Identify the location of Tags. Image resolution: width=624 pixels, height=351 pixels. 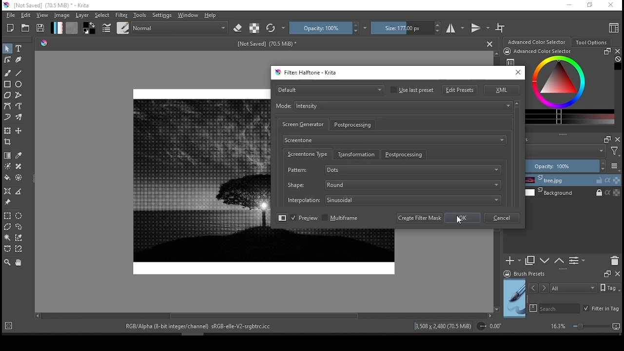
(610, 287).